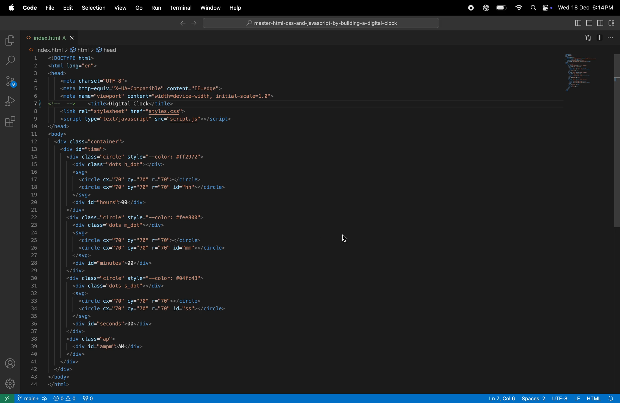 The width and height of the screenshot is (620, 403). I want to click on selection, so click(92, 8).